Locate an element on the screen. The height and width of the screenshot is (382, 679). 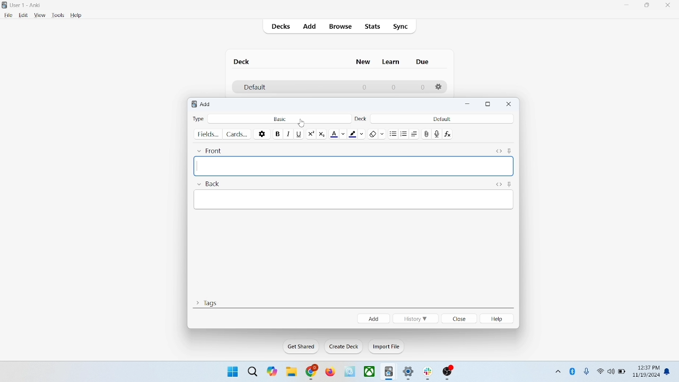
front is located at coordinates (212, 150).